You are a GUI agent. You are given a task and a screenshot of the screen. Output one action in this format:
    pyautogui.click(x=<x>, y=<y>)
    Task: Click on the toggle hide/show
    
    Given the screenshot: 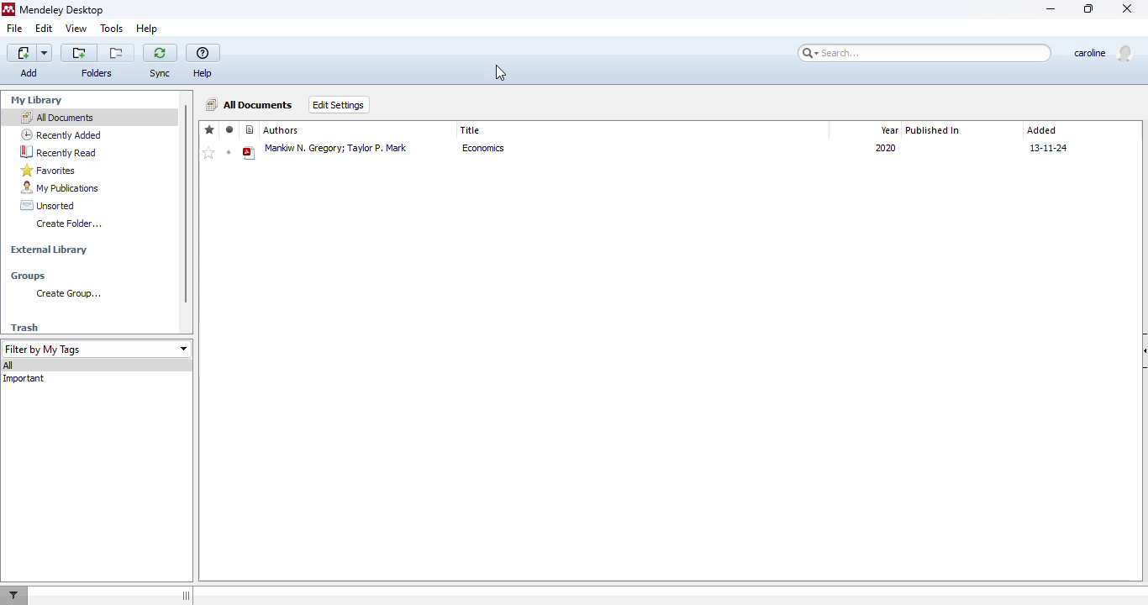 What is the action you would take?
    pyautogui.click(x=187, y=594)
    